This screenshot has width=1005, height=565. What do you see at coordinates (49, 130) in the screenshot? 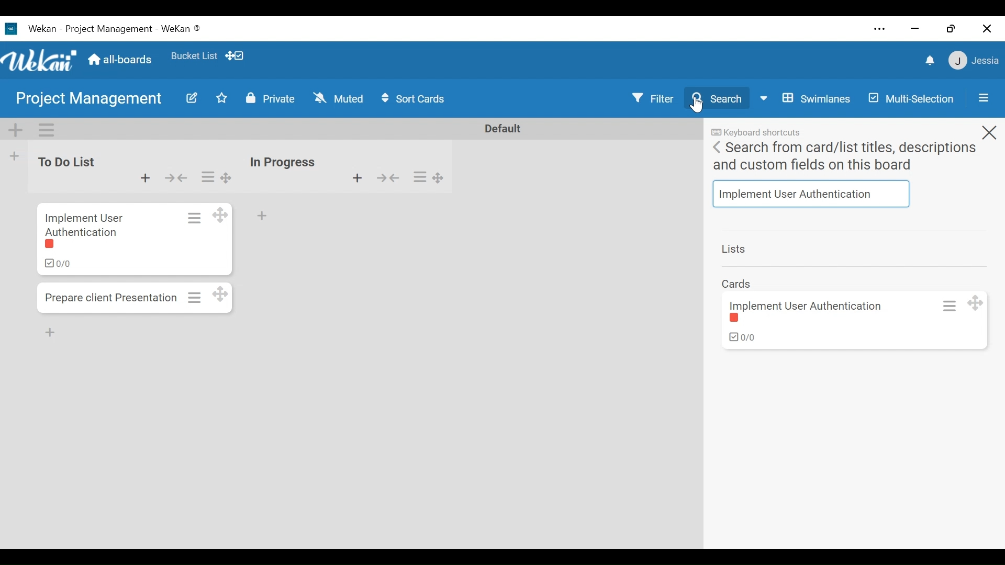
I see `Swimlane actions` at bounding box center [49, 130].